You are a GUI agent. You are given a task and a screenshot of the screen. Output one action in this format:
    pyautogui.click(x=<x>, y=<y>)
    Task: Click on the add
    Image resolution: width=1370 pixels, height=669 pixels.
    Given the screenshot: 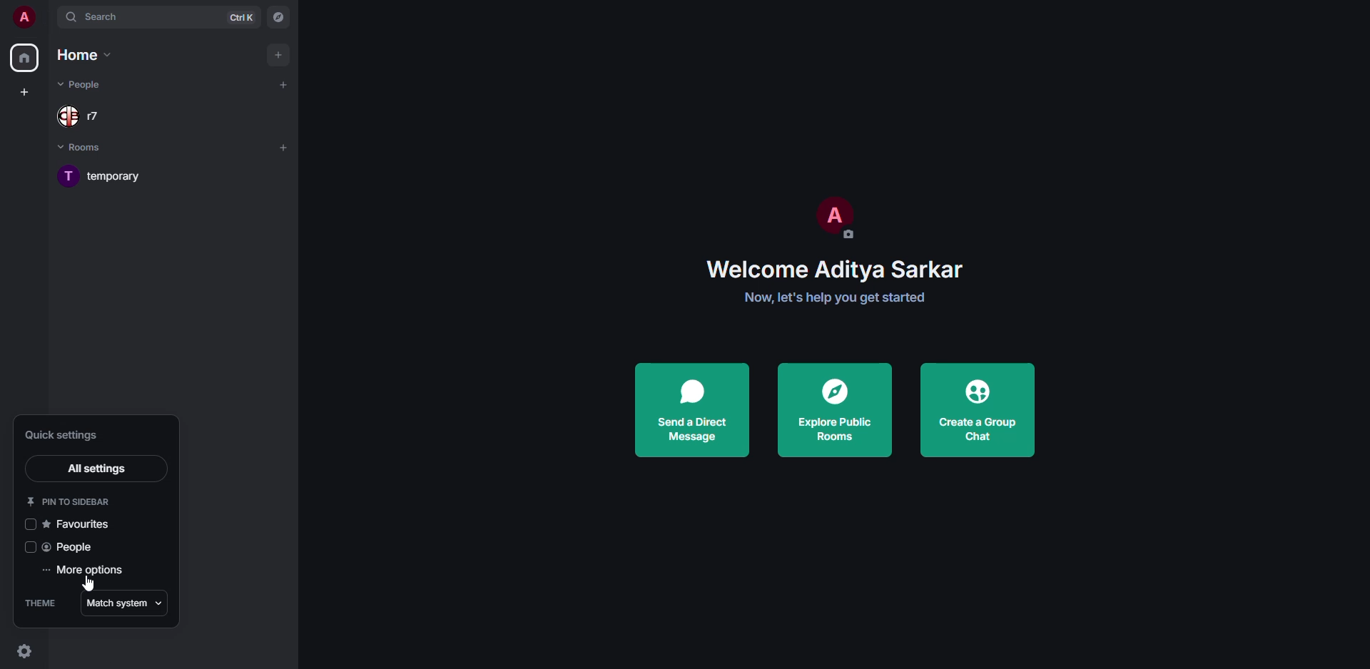 What is the action you would take?
    pyautogui.click(x=284, y=84)
    